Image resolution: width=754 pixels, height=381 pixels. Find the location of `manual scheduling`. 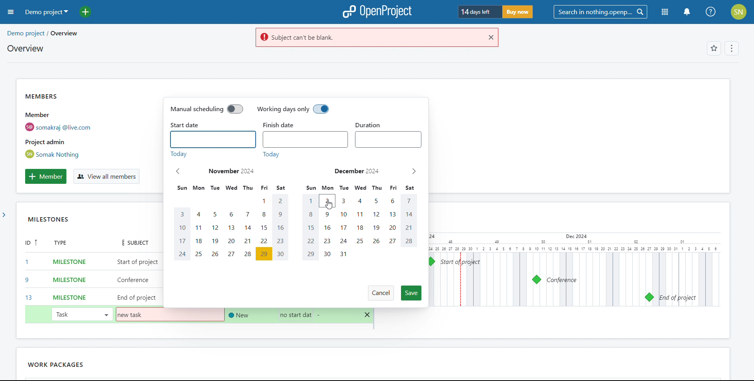

manual scheduling is located at coordinates (206, 109).